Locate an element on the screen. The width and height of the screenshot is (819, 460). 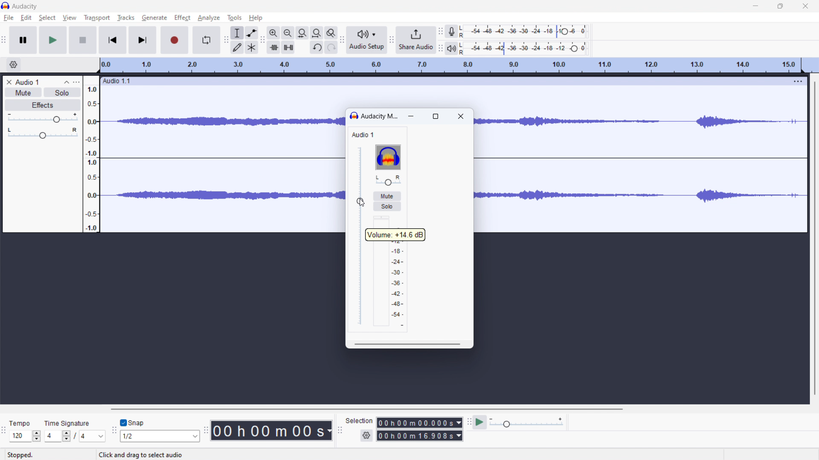
time toolbar is located at coordinates (206, 430).